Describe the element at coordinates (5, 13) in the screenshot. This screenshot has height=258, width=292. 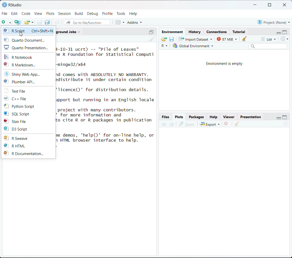
I see `File` at that location.